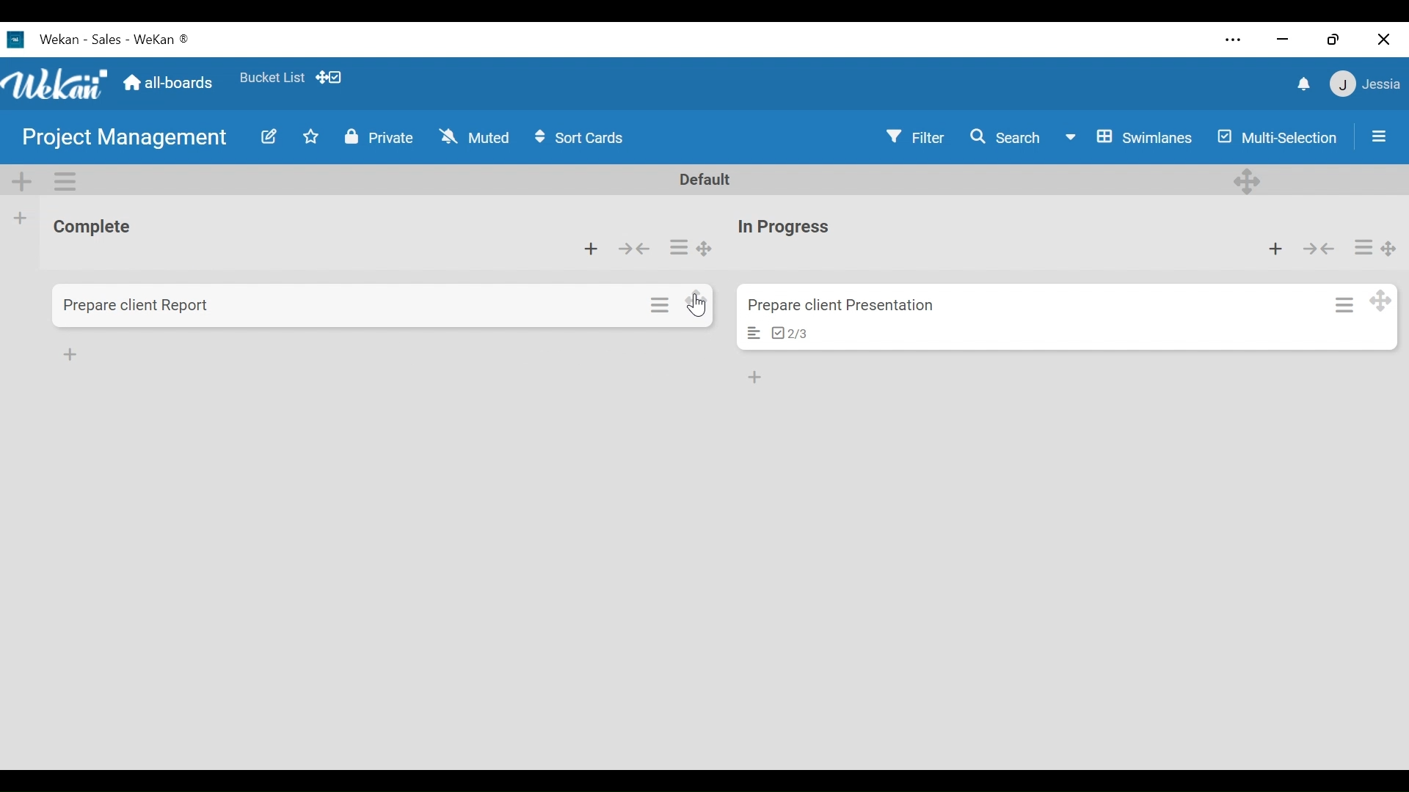  What do you see at coordinates (583, 138) in the screenshot?
I see `Sort cards` at bounding box center [583, 138].